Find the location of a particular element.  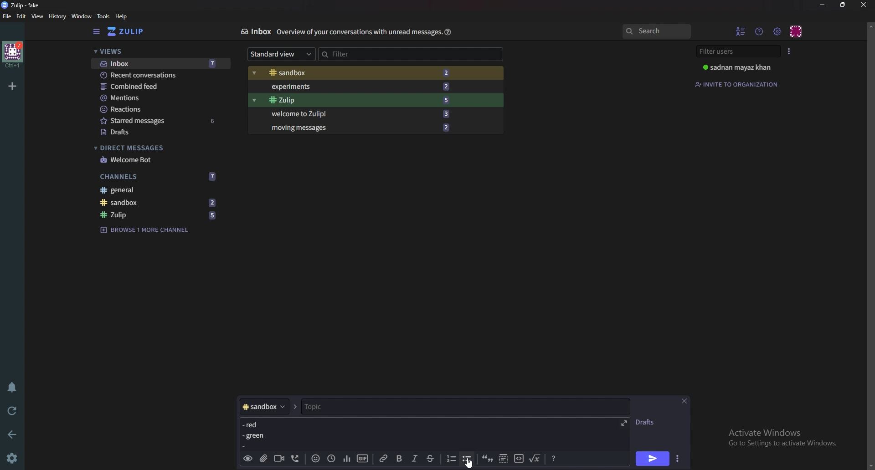

Spoiler is located at coordinates (504, 458).